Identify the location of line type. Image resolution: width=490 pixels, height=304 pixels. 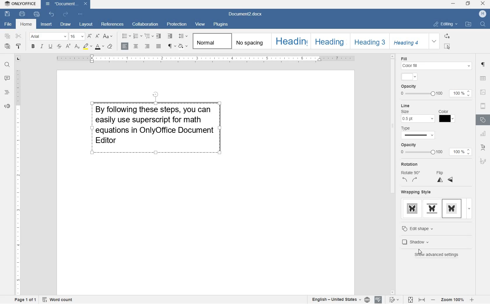
(422, 133).